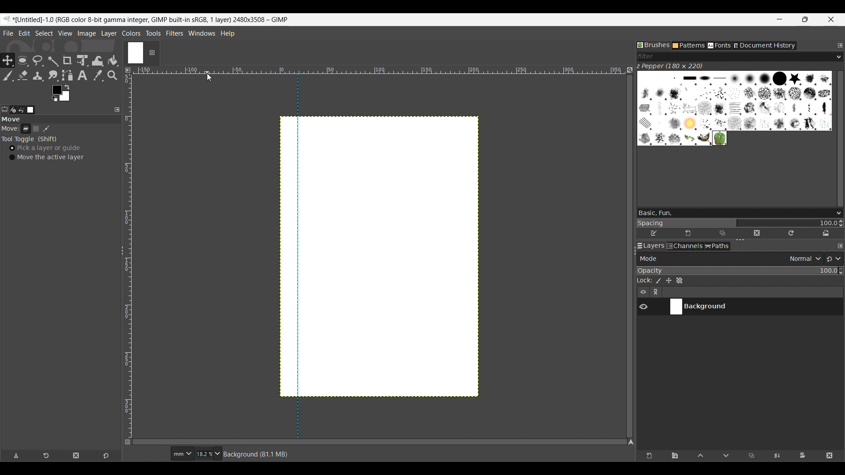 This screenshot has width=845, height=475. Describe the element at coordinates (732, 213) in the screenshot. I see `Type in brush` at that location.